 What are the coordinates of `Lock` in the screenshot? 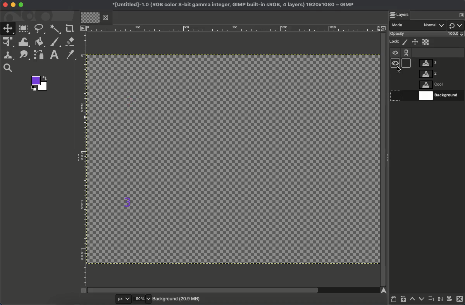 It's located at (395, 41).